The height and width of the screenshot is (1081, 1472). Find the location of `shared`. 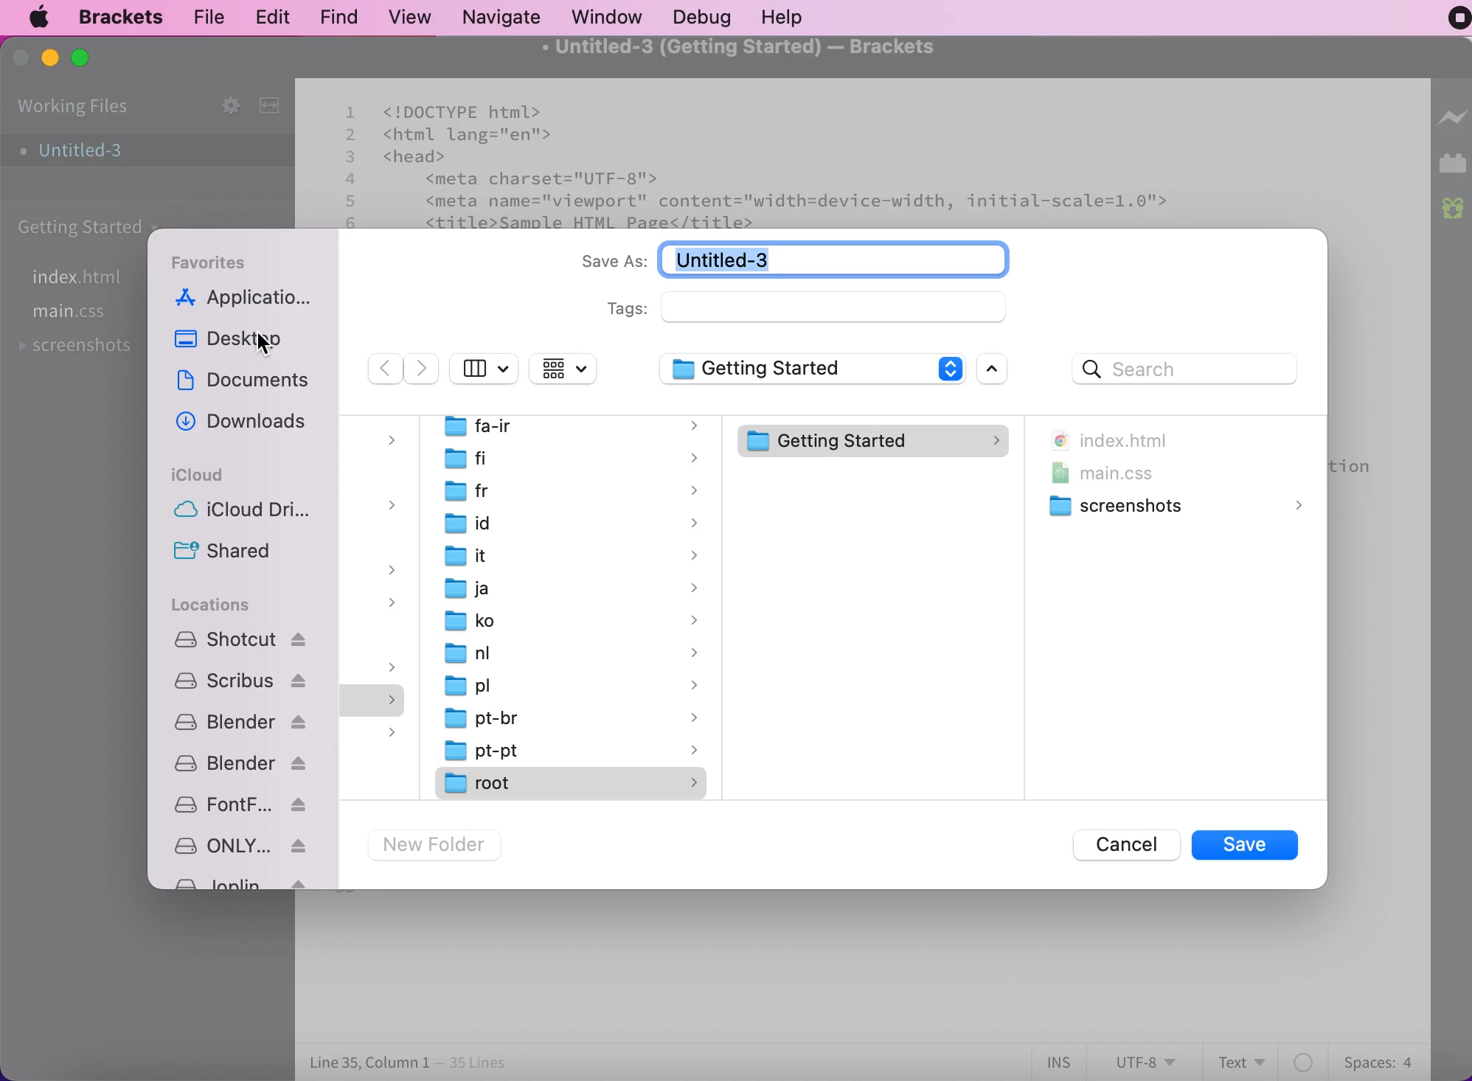

shared is located at coordinates (231, 552).